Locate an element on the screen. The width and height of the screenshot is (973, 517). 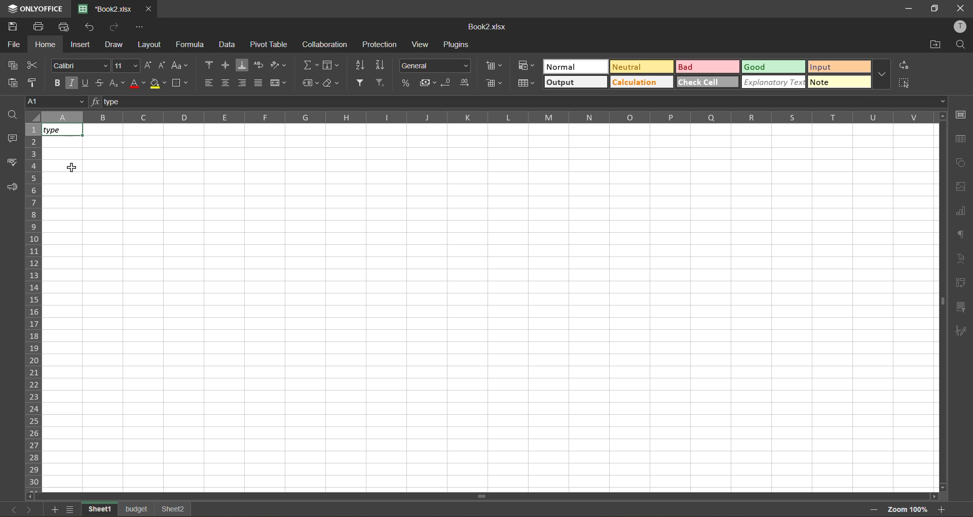
sub/superscript is located at coordinates (116, 84).